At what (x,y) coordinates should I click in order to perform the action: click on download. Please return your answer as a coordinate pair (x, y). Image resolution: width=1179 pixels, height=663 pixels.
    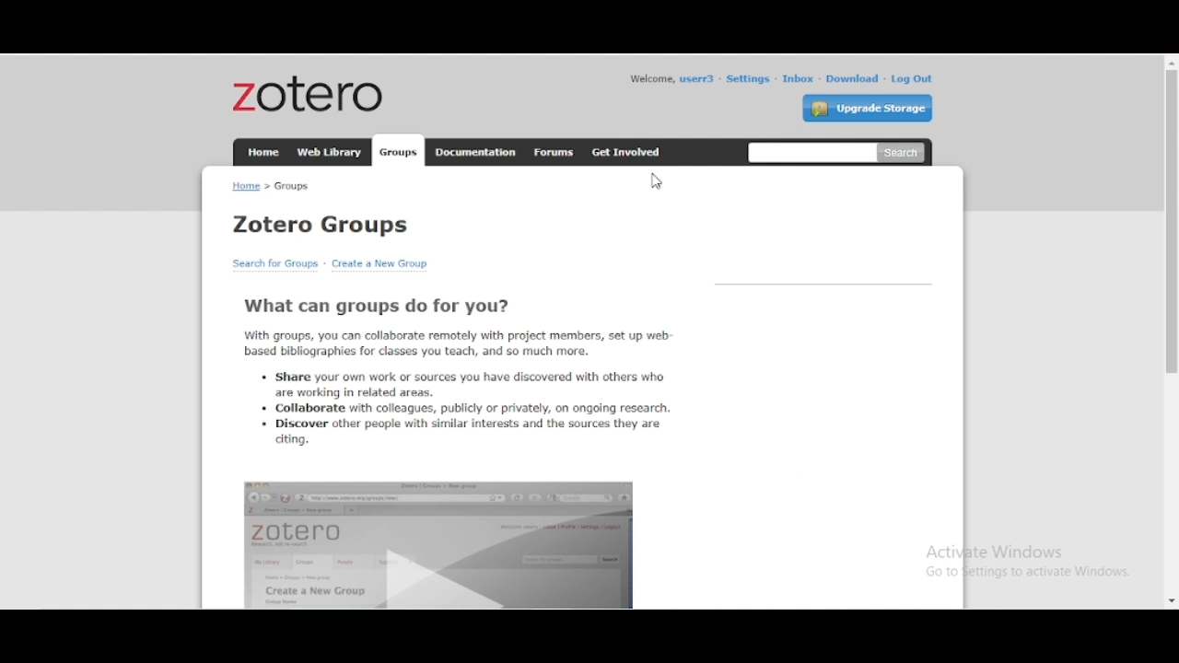
    Looking at the image, I should click on (853, 79).